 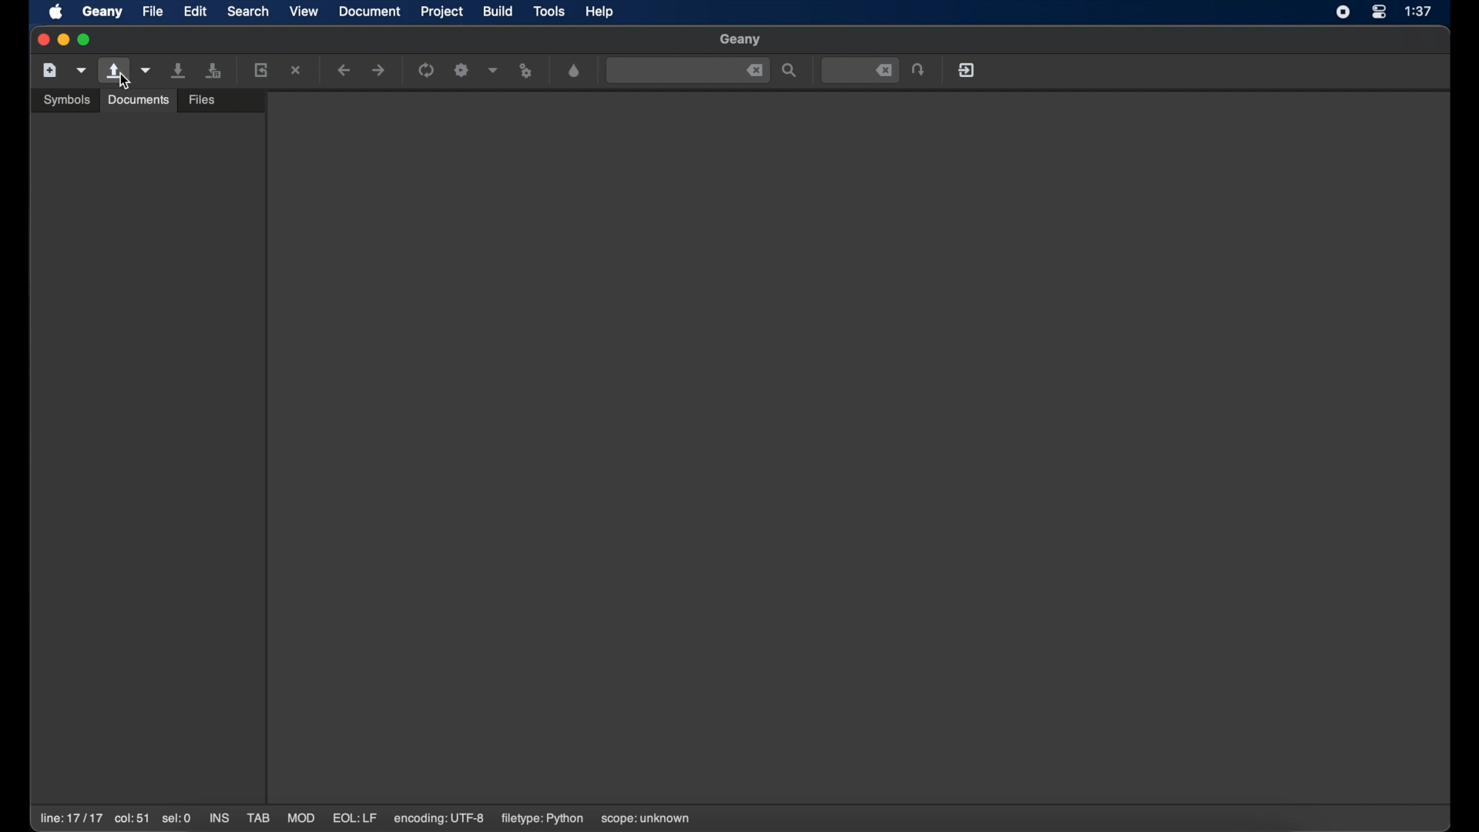 What do you see at coordinates (355, 817) in the screenshot?
I see `eql: lf` at bounding box center [355, 817].